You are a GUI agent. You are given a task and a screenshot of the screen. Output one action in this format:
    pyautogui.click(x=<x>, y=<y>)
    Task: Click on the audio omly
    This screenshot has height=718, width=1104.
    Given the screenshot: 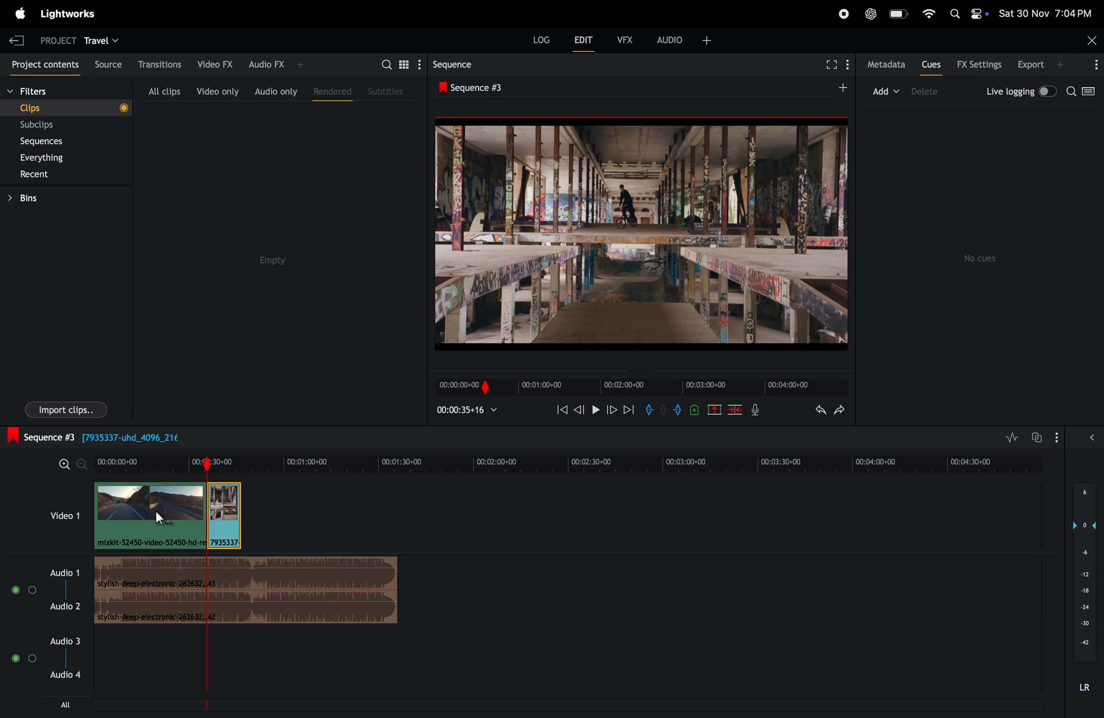 What is the action you would take?
    pyautogui.click(x=276, y=89)
    